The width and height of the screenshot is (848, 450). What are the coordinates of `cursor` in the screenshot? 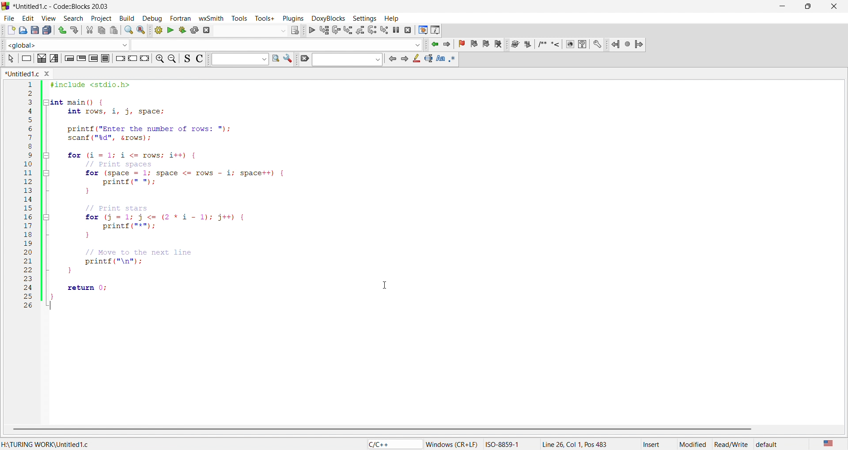 It's located at (388, 284).